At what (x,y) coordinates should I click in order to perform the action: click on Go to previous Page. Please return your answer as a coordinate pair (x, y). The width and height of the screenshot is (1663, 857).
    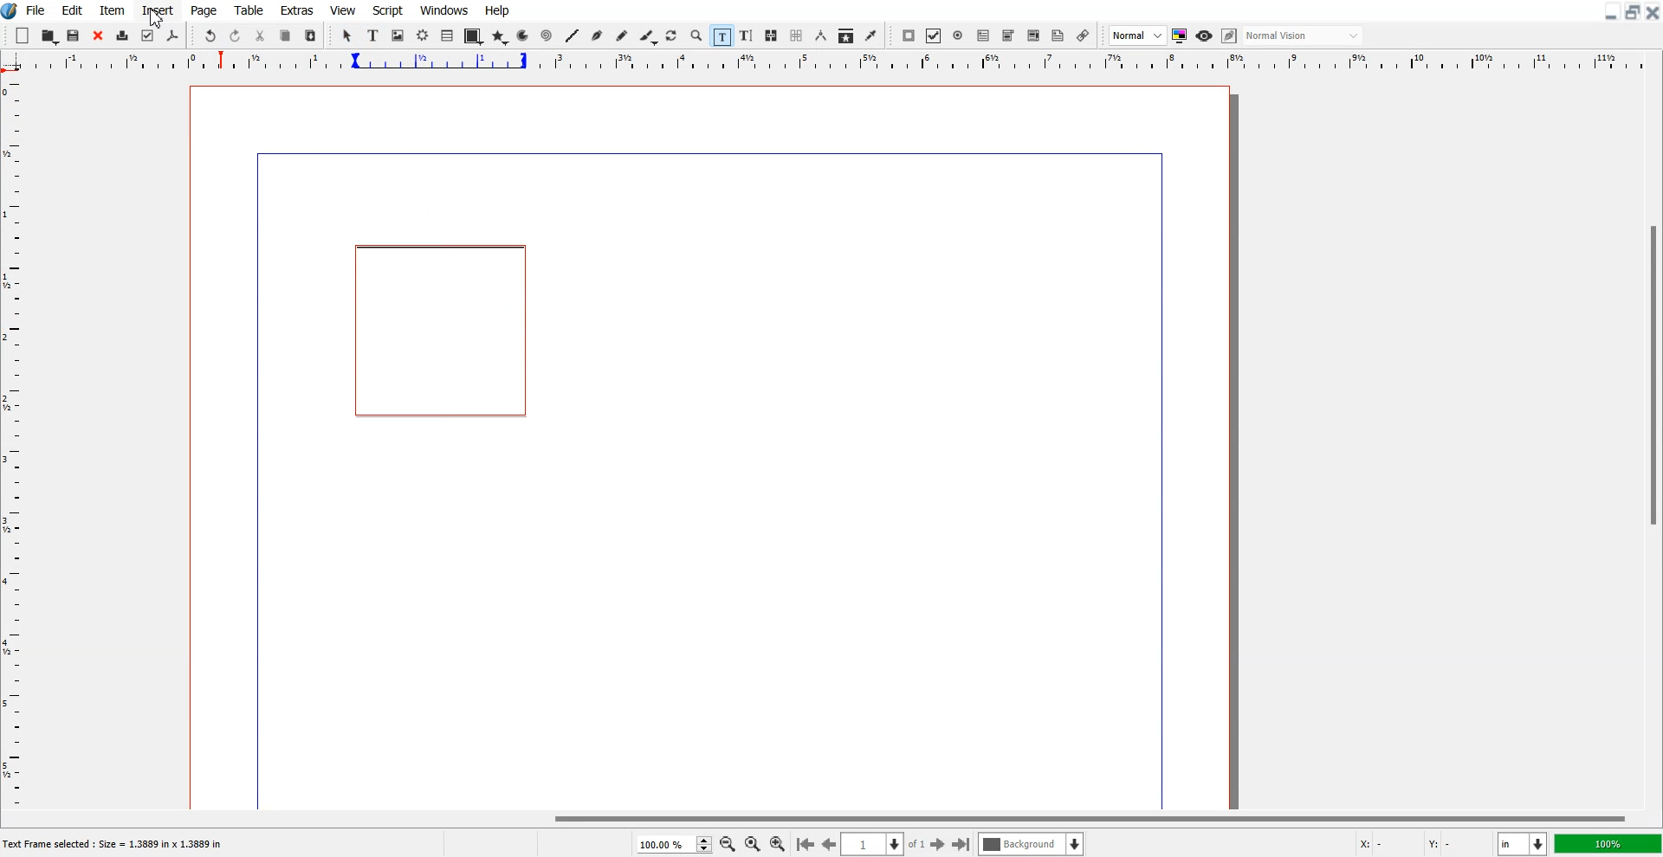
    Looking at the image, I should click on (830, 843).